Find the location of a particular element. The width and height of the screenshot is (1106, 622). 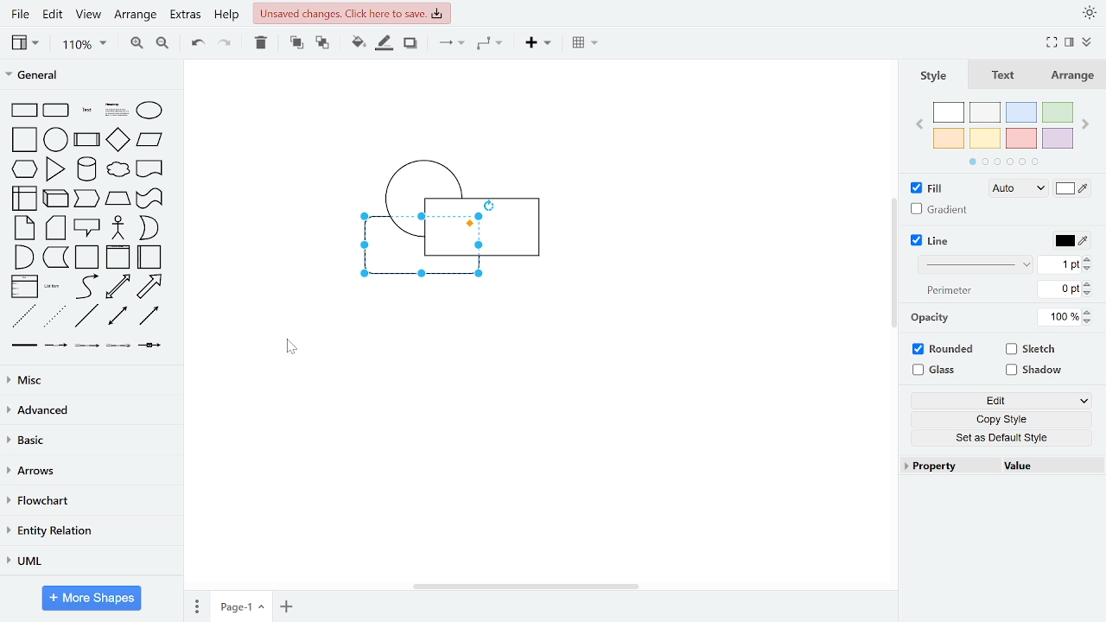

undo is located at coordinates (197, 46).